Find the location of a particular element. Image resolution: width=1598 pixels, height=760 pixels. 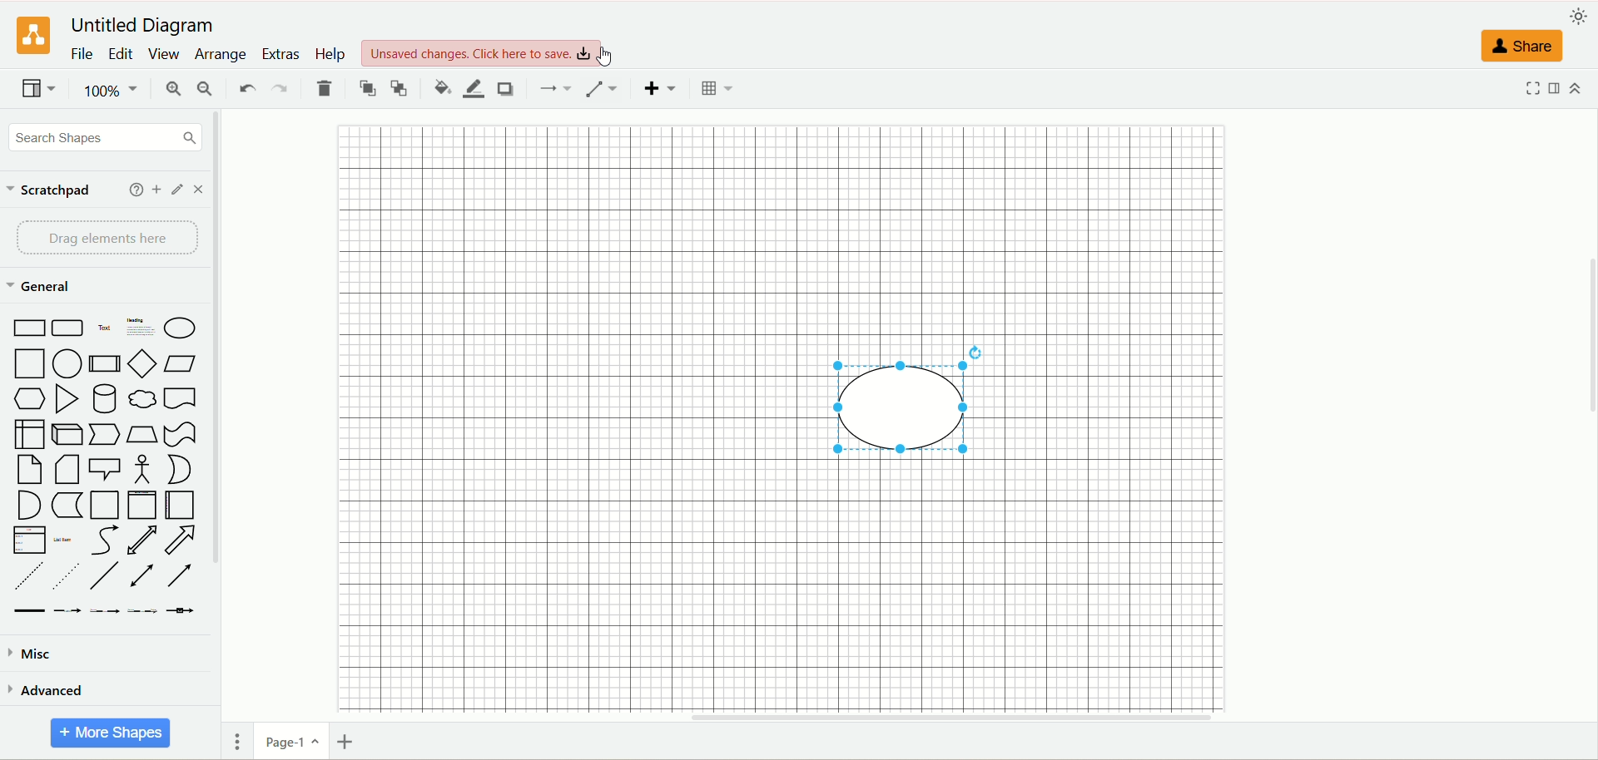

cube is located at coordinates (67, 432).